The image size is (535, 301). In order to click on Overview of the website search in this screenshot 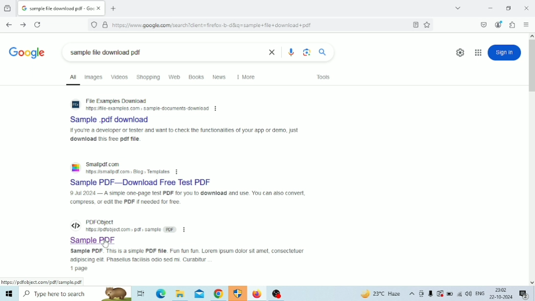, I will do `click(189, 255)`.